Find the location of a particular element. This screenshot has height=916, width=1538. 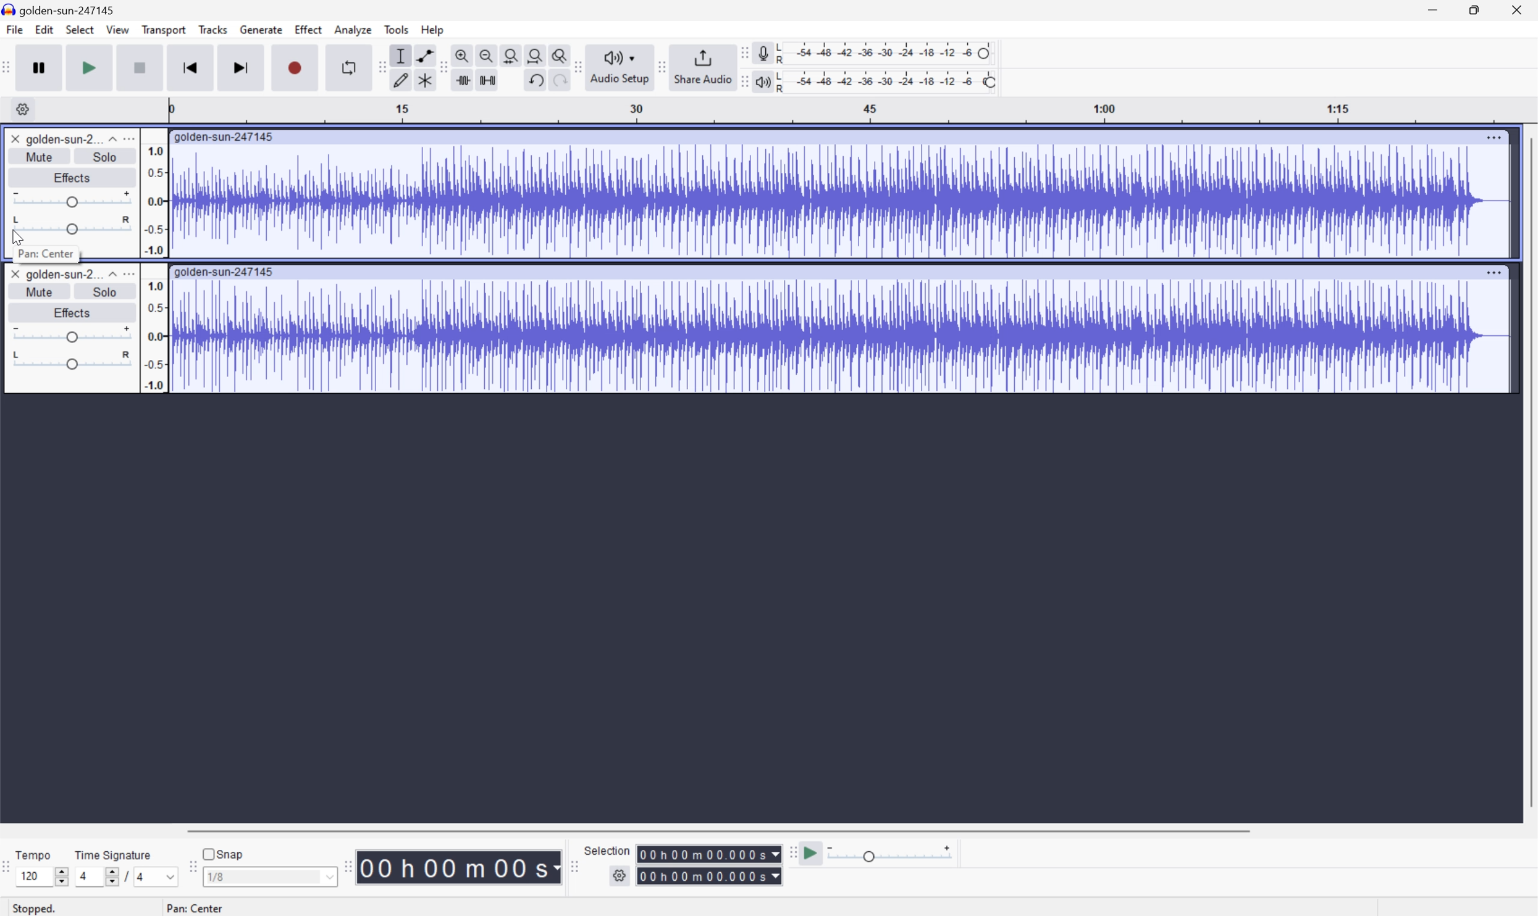

Restore Down is located at coordinates (1474, 9).